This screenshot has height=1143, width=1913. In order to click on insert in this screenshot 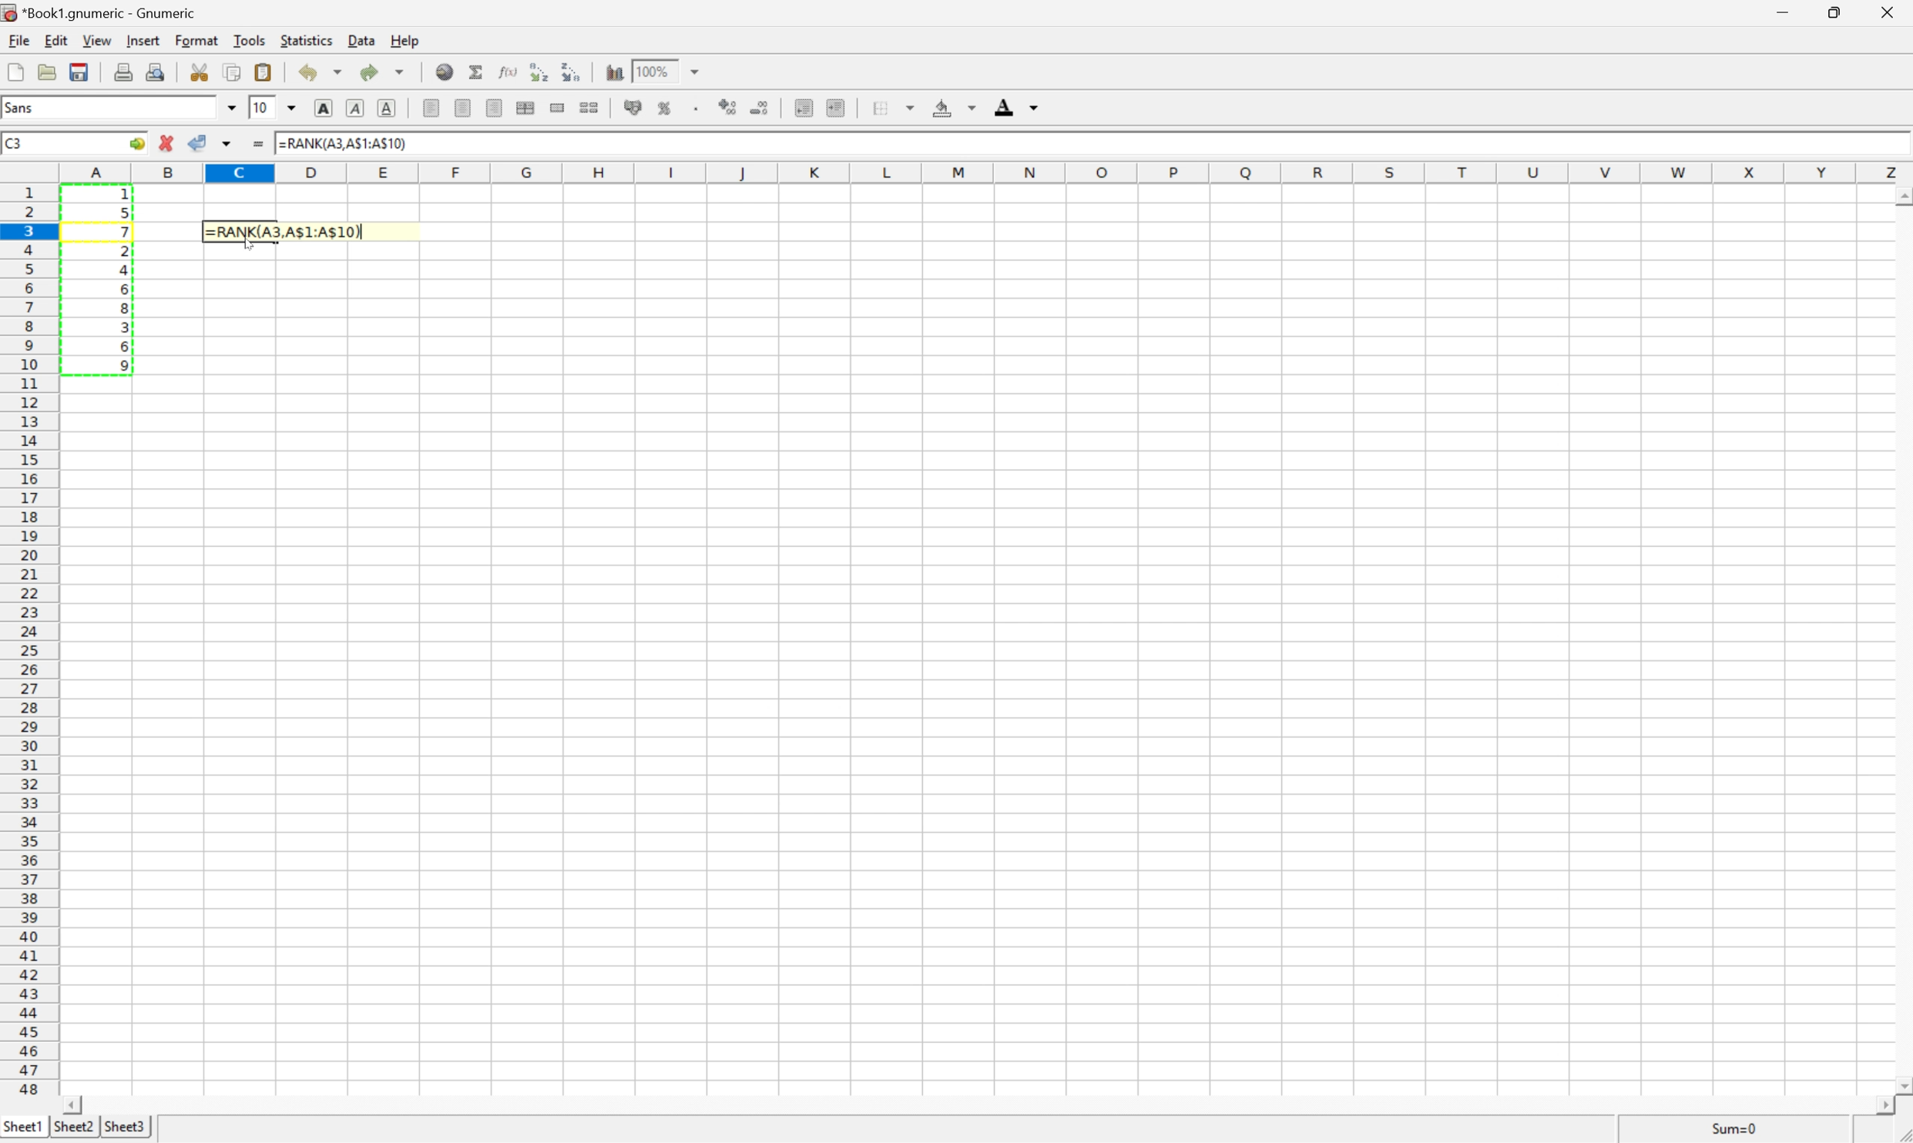, I will do `click(145, 39)`.